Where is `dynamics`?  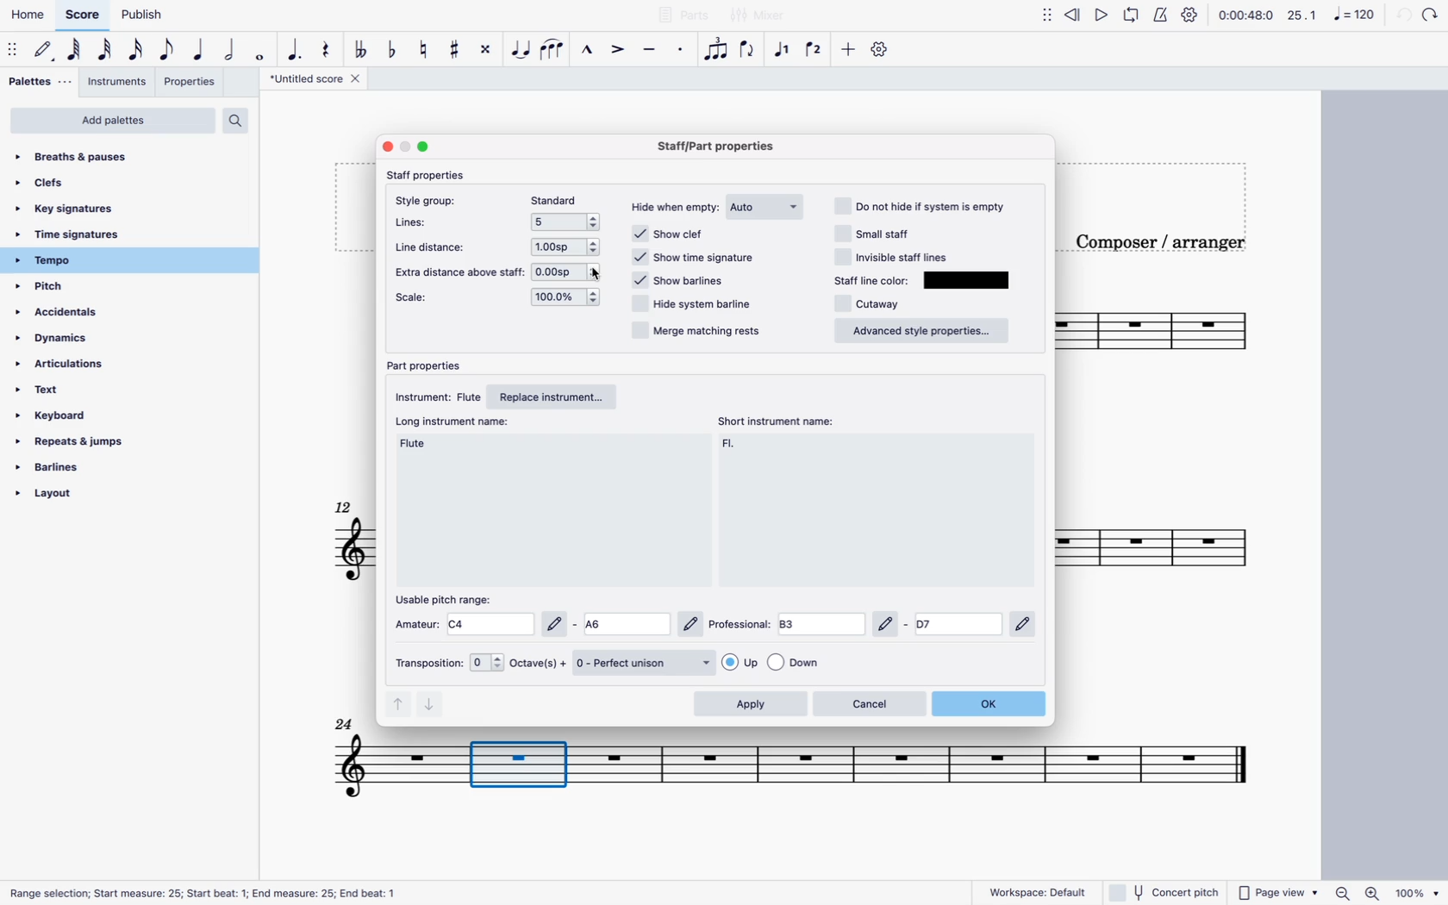
dynamics is located at coordinates (61, 338).